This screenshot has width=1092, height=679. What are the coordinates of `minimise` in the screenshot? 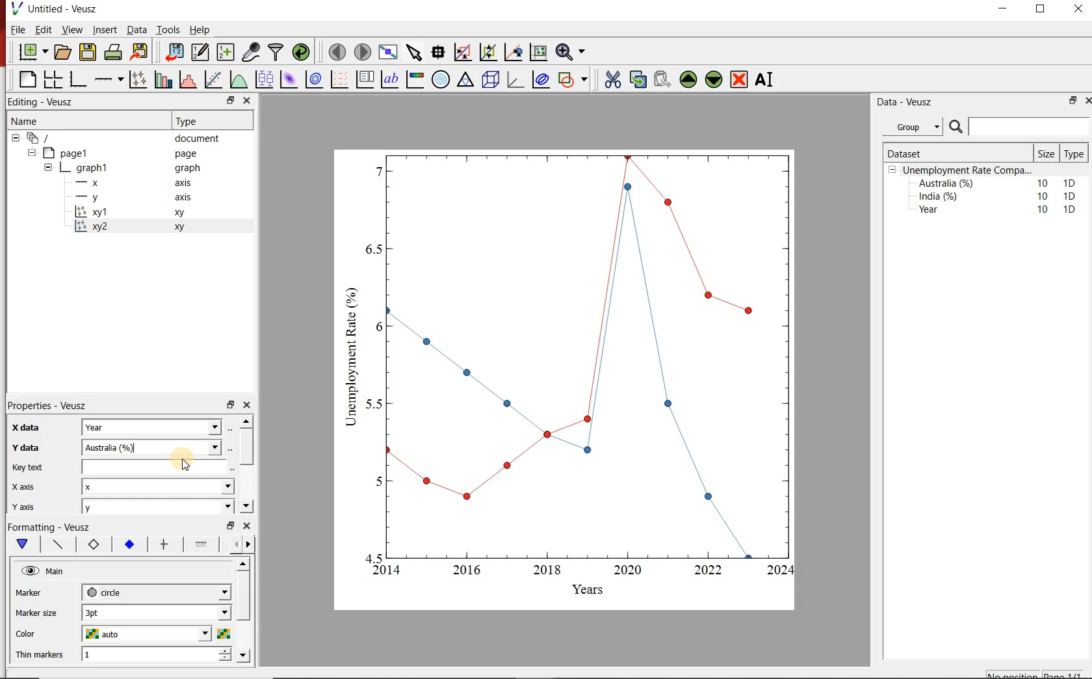 It's located at (230, 404).